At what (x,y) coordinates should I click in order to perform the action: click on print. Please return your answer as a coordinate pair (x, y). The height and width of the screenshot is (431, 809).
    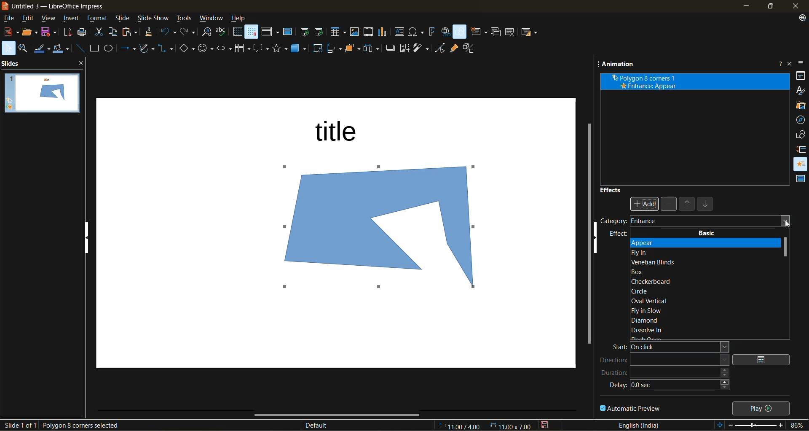
    Looking at the image, I should click on (85, 33).